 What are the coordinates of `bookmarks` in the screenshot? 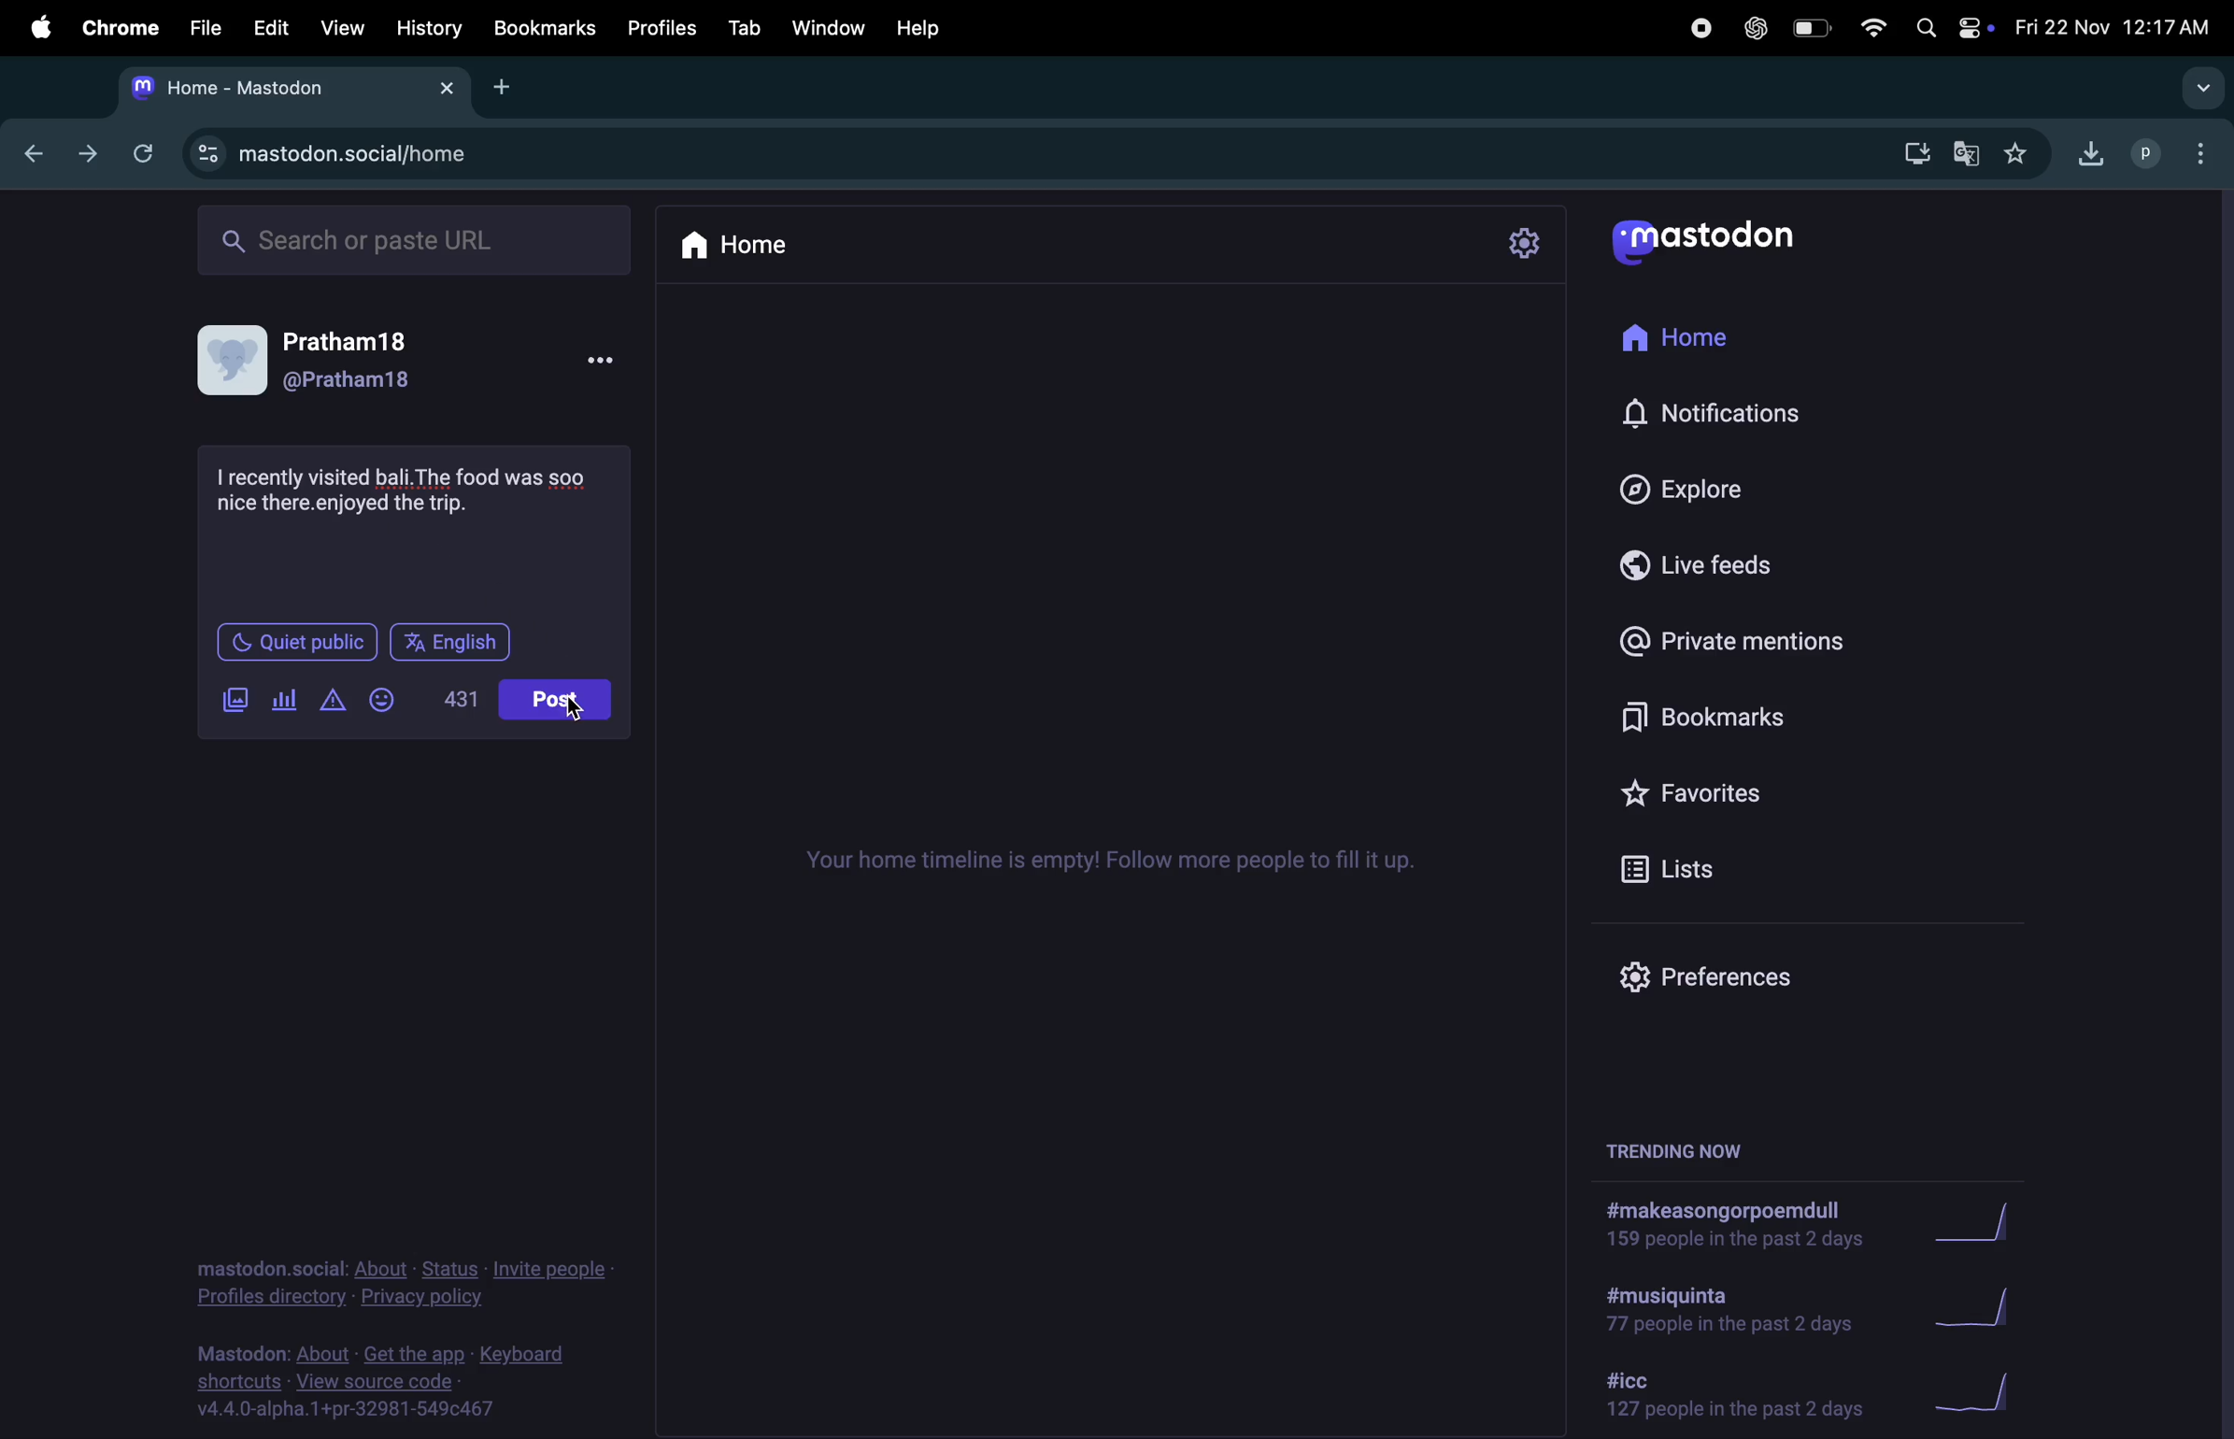 It's located at (545, 27).